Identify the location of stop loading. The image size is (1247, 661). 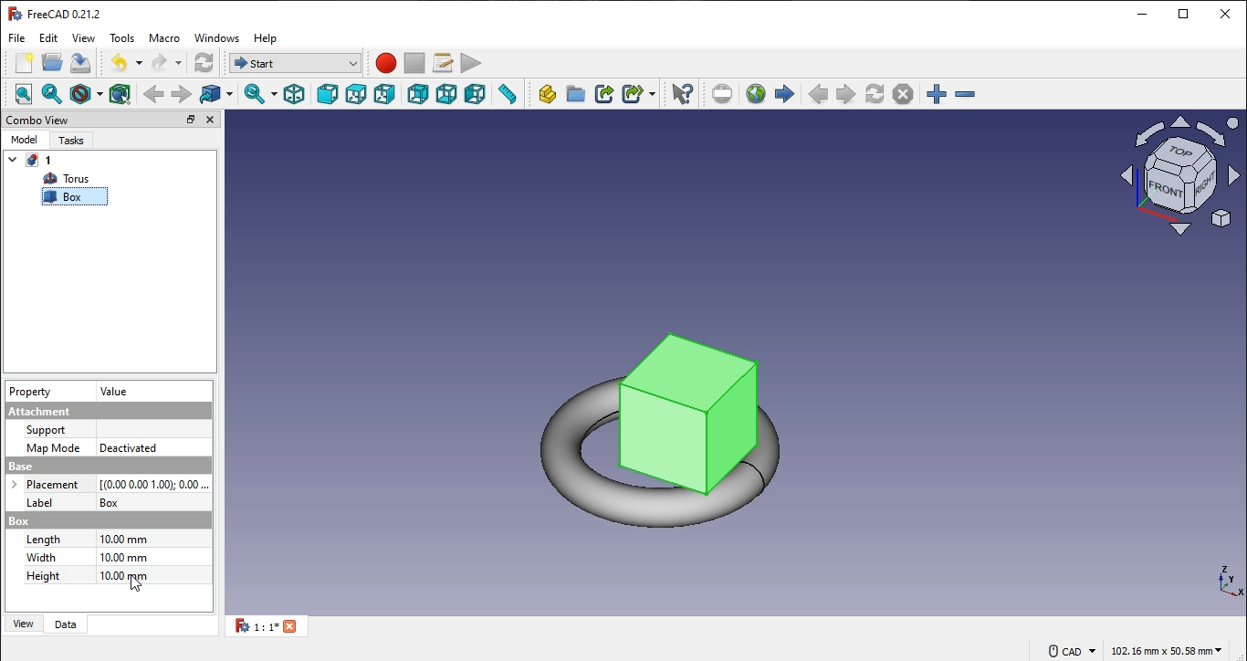
(904, 94).